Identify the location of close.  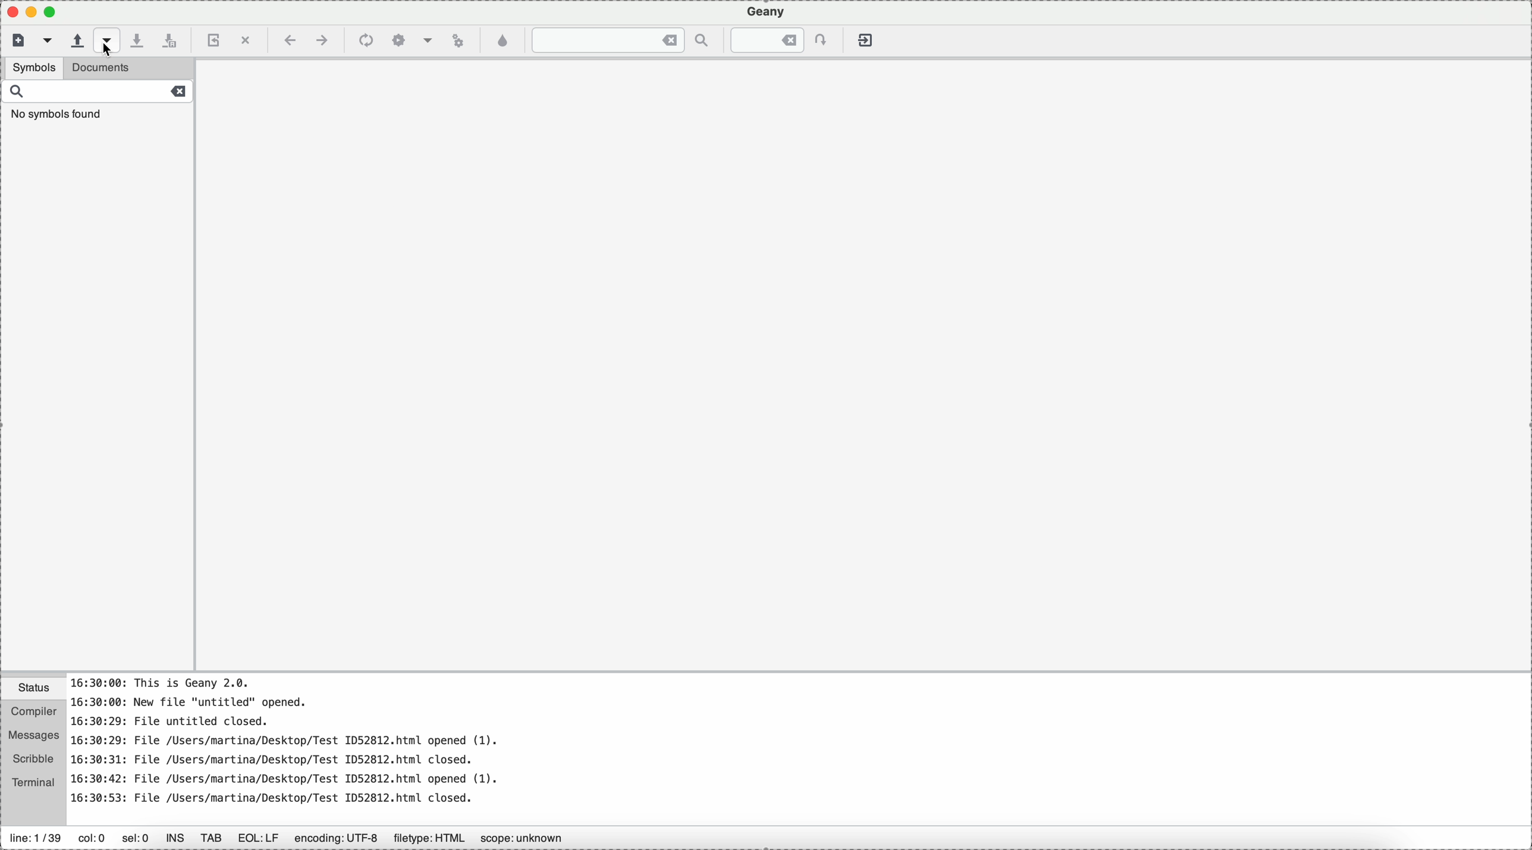
(10, 12).